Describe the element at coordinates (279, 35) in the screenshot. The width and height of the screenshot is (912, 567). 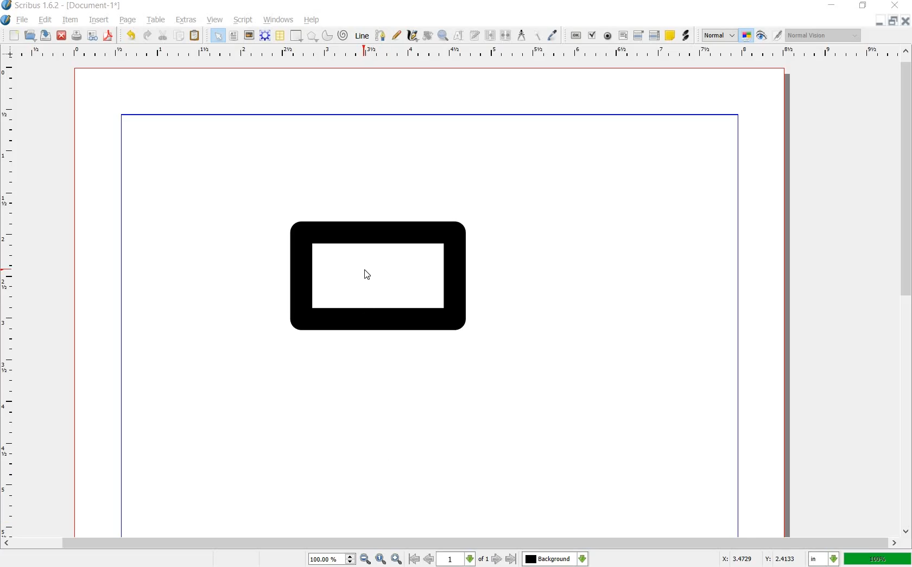
I see `table` at that location.